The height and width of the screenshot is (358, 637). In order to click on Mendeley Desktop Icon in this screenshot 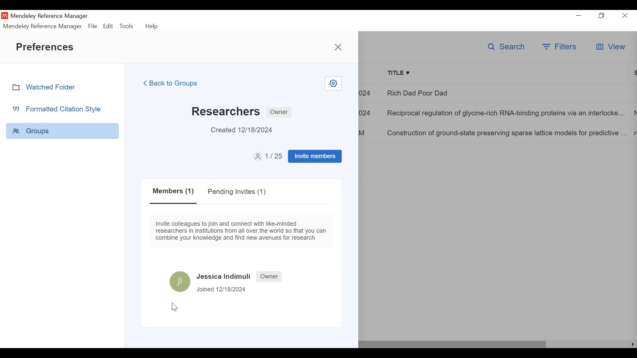, I will do `click(5, 16)`.